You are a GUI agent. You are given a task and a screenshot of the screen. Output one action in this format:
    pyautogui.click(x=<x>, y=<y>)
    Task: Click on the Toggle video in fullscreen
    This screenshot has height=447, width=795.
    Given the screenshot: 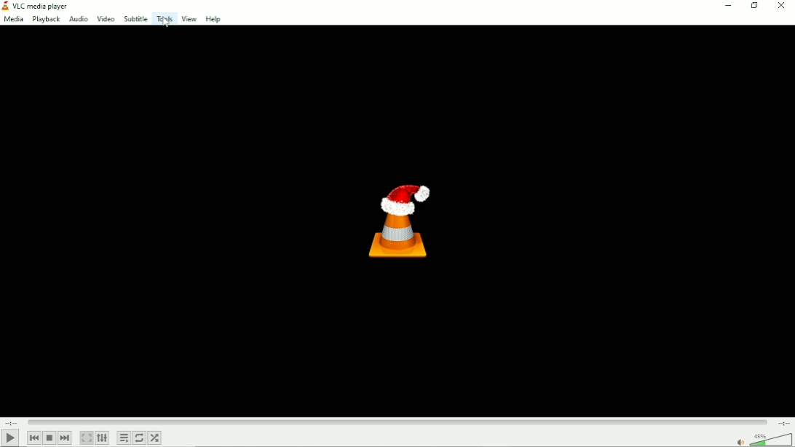 What is the action you would take?
    pyautogui.click(x=87, y=438)
    